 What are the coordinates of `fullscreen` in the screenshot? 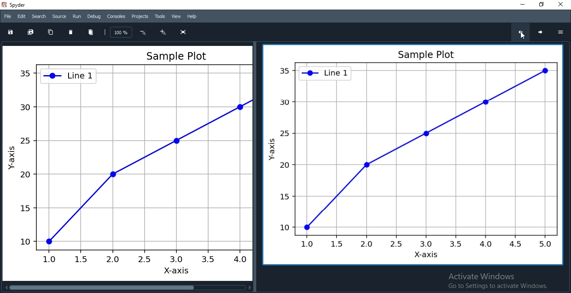 It's located at (182, 33).